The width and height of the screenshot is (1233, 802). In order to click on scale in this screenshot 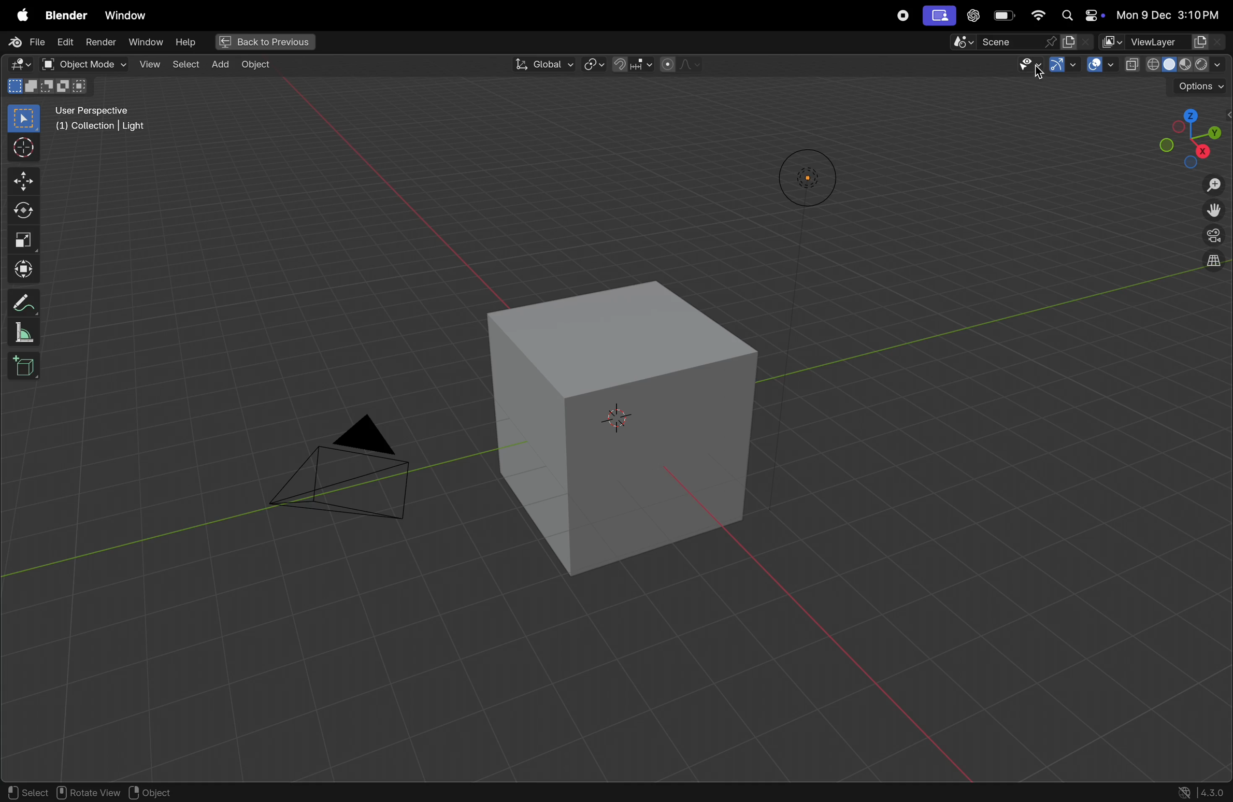, I will do `click(24, 238)`.